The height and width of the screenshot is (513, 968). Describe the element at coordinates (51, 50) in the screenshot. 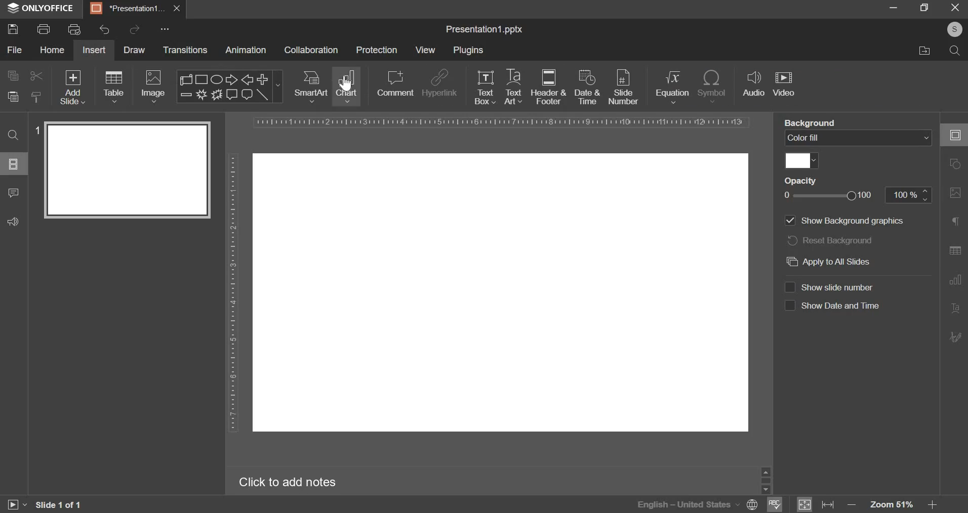

I see `home` at that location.